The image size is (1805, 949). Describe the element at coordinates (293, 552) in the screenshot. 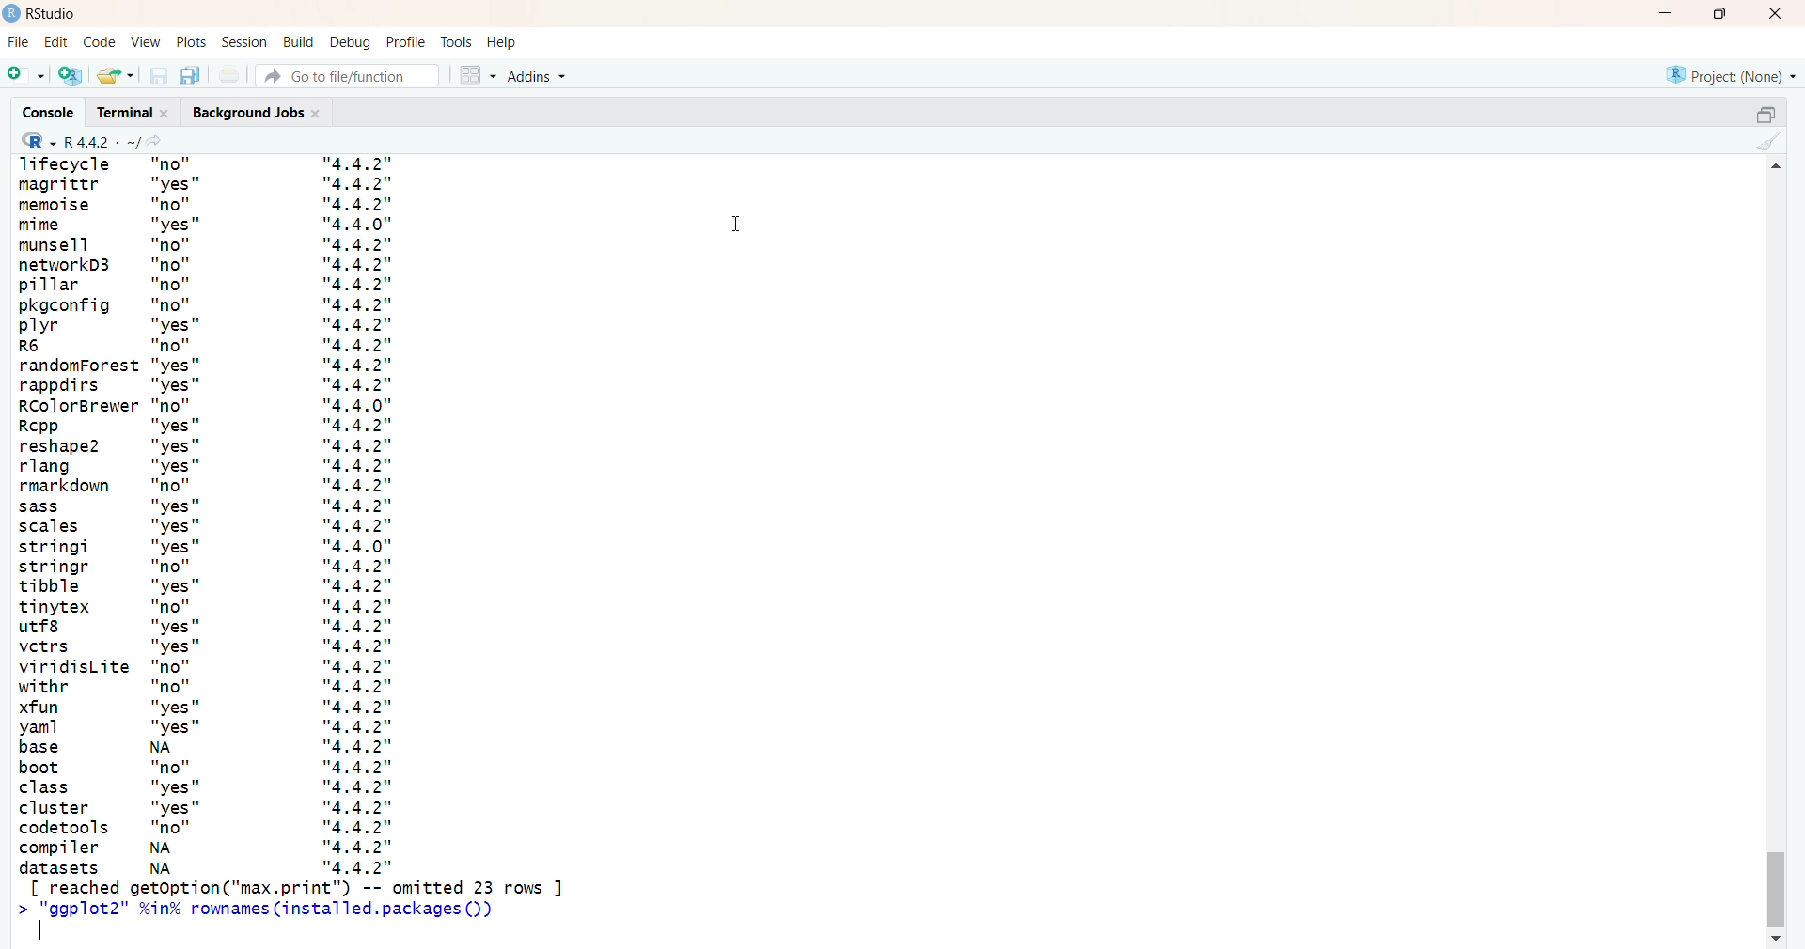

I see `installed packages` at that location.